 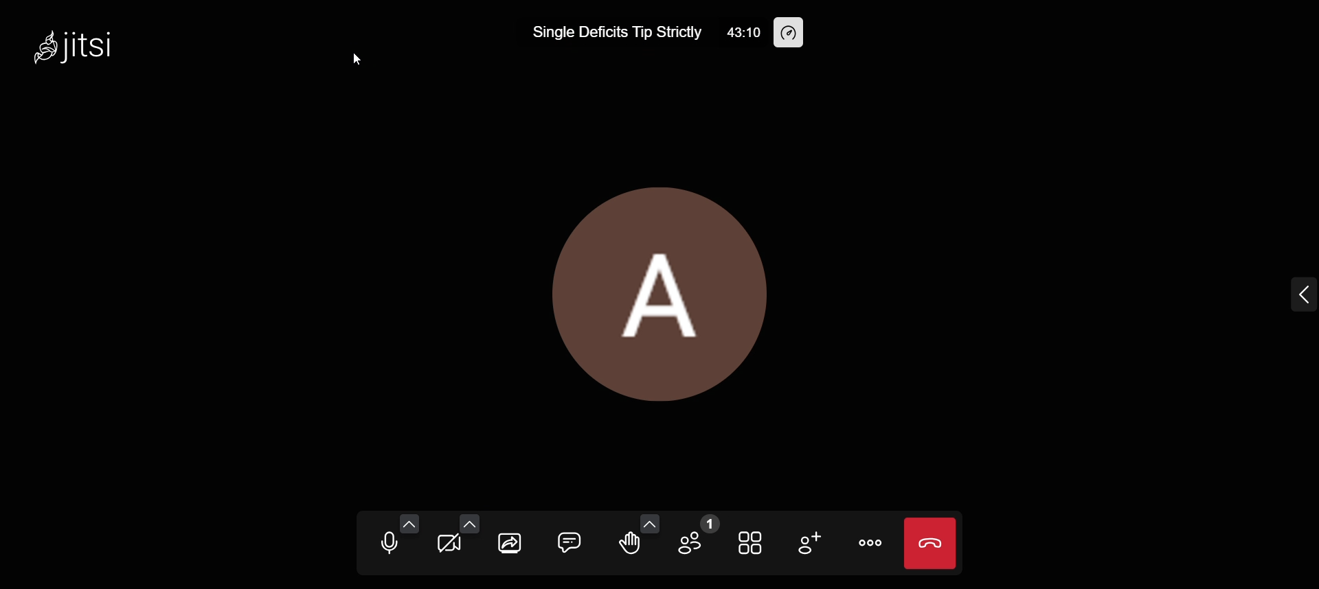 I want to click on start camera, so click(x=447, y=544).